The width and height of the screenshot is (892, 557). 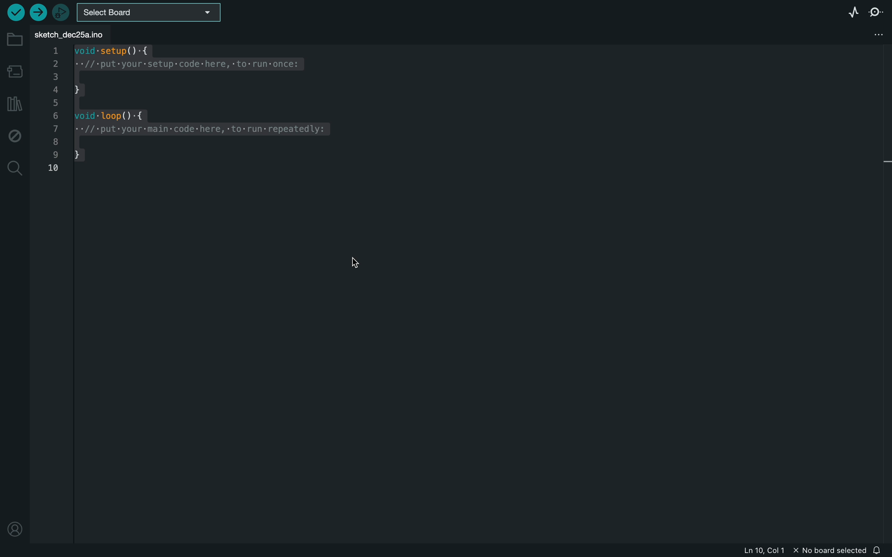 I want to click on serial plotter, so click(x=847, y=13).